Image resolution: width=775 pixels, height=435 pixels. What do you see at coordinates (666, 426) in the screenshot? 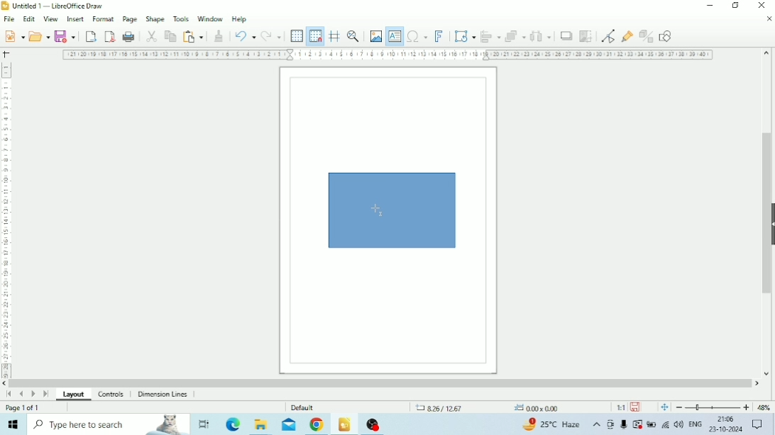
I see `Internet` at bounding box center [666, 426].